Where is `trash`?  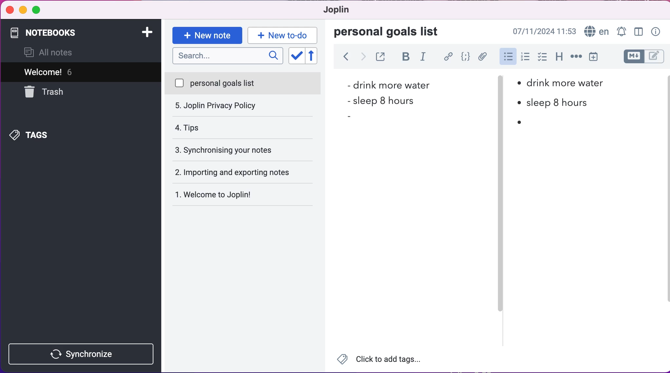 trash is located at coordinates (60, 92).